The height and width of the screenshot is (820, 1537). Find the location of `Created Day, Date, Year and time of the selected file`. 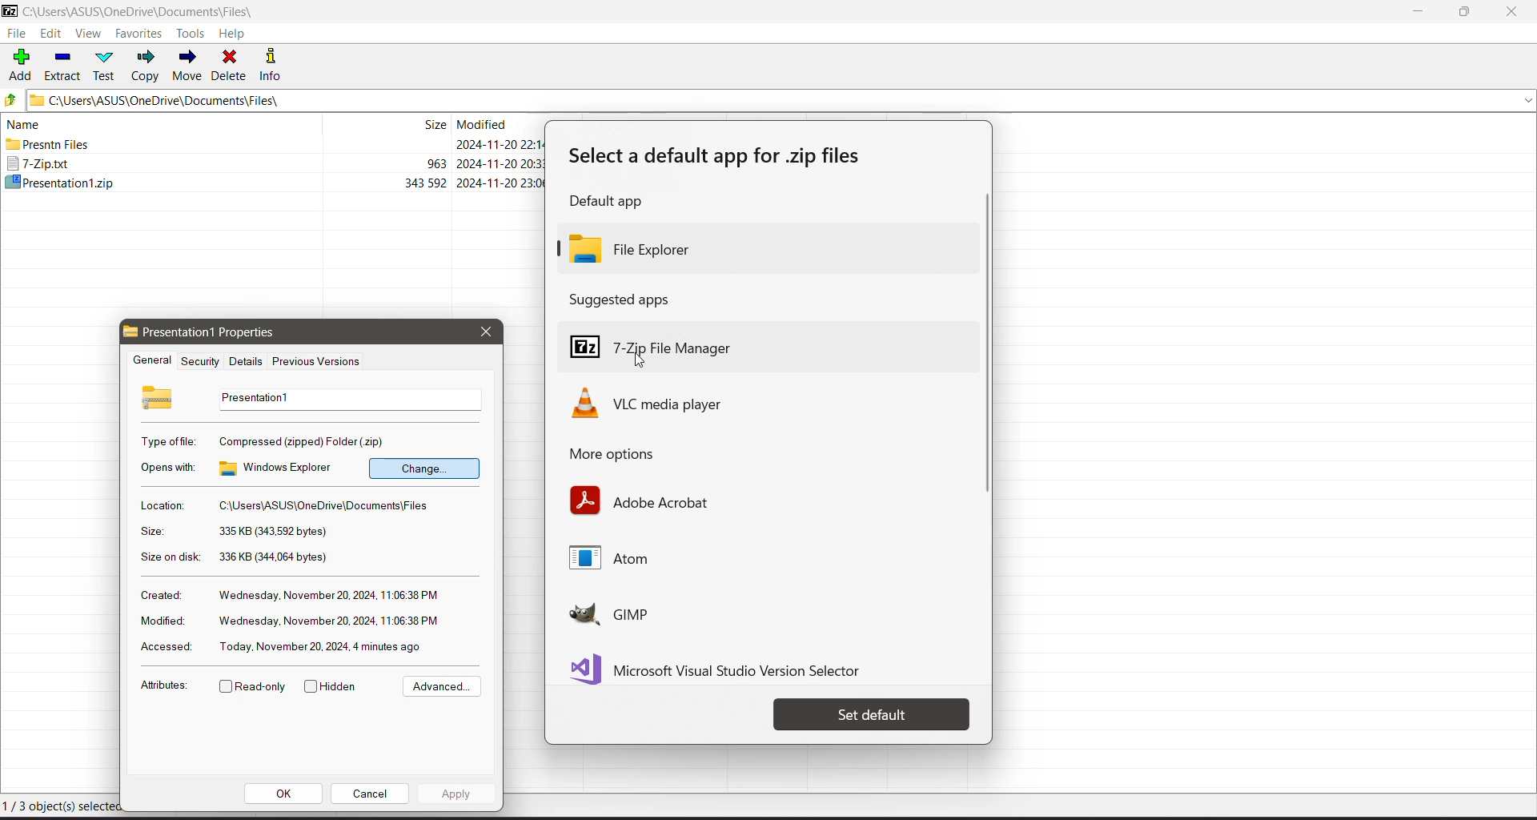

Created Day, Date, Year and time of the selected file is located at coordinates (330, 596).